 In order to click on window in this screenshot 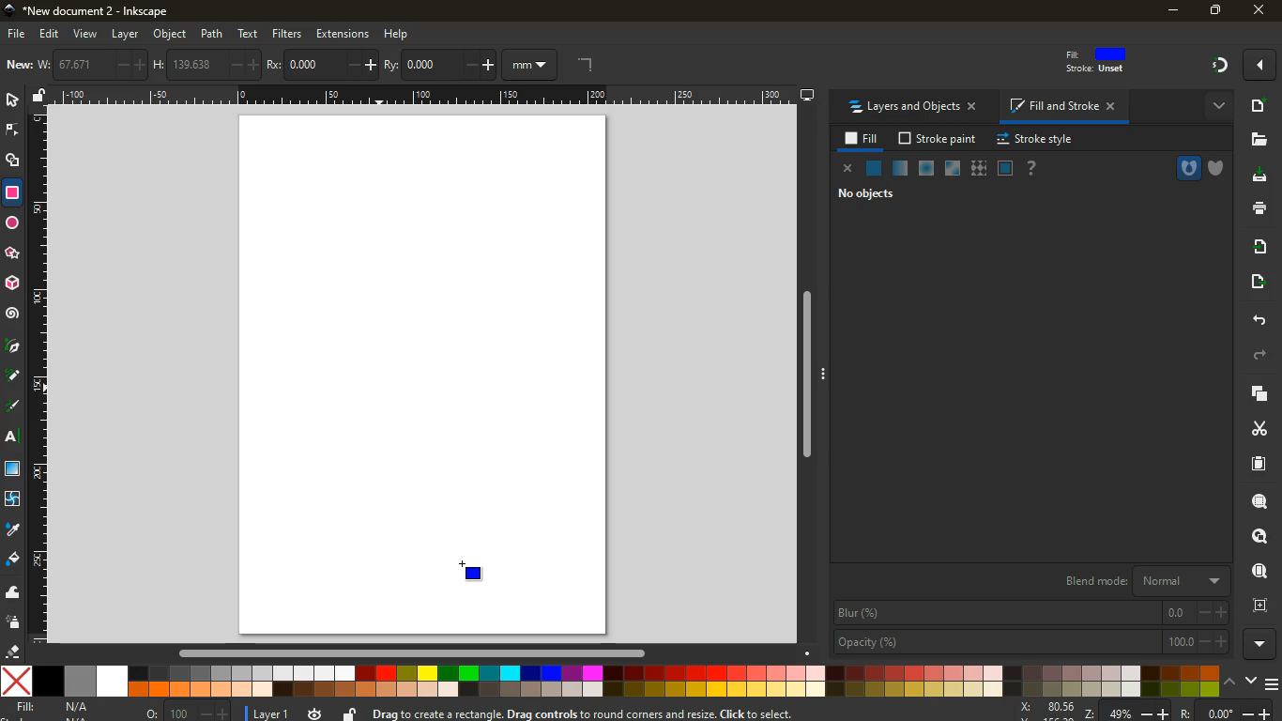, I will do `click(952, 168)`.